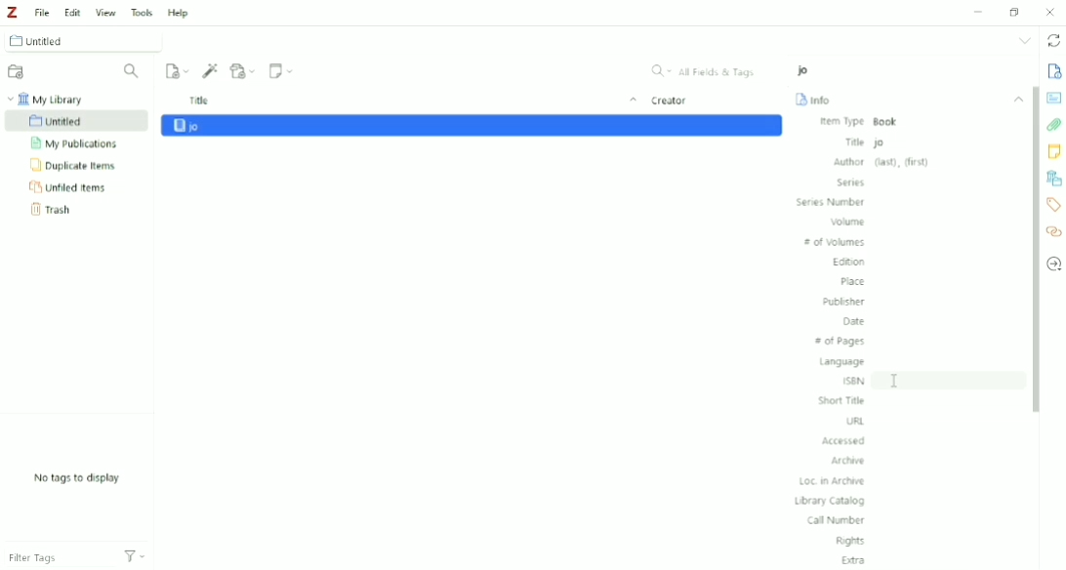 Image resolution: width=1066 pixels, height=570 pixels. Describe the element at coordinates (176, 70) in the screenshot. I see `New Item` at that location.